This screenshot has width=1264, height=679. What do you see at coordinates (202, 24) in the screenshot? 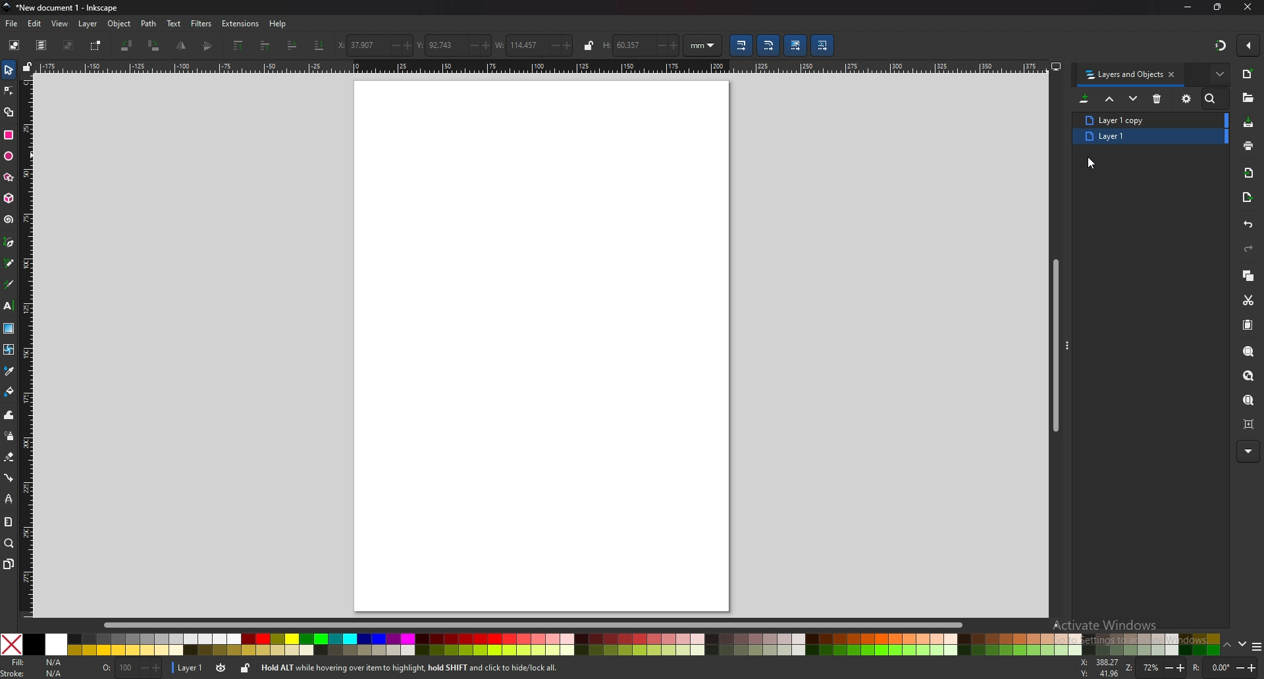
I see `filters` at bounding box center [202, 24].